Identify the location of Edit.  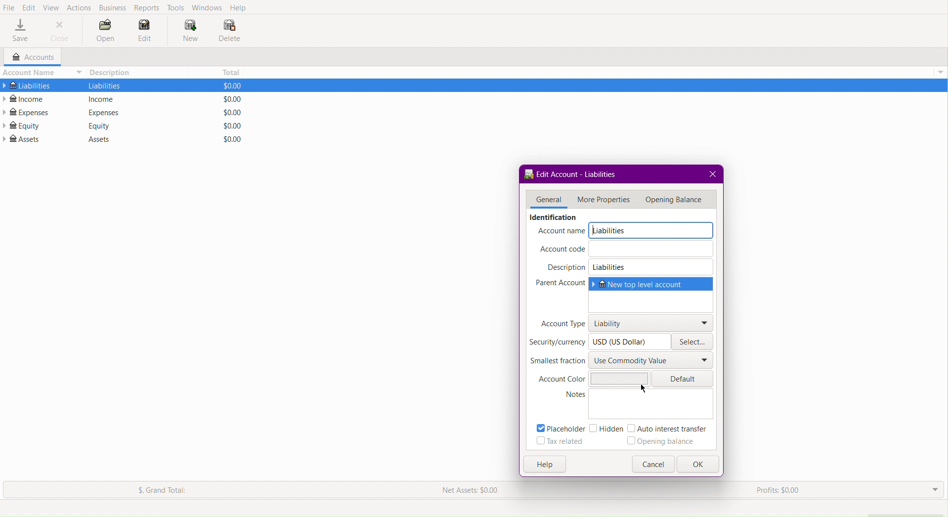
(145, 33).